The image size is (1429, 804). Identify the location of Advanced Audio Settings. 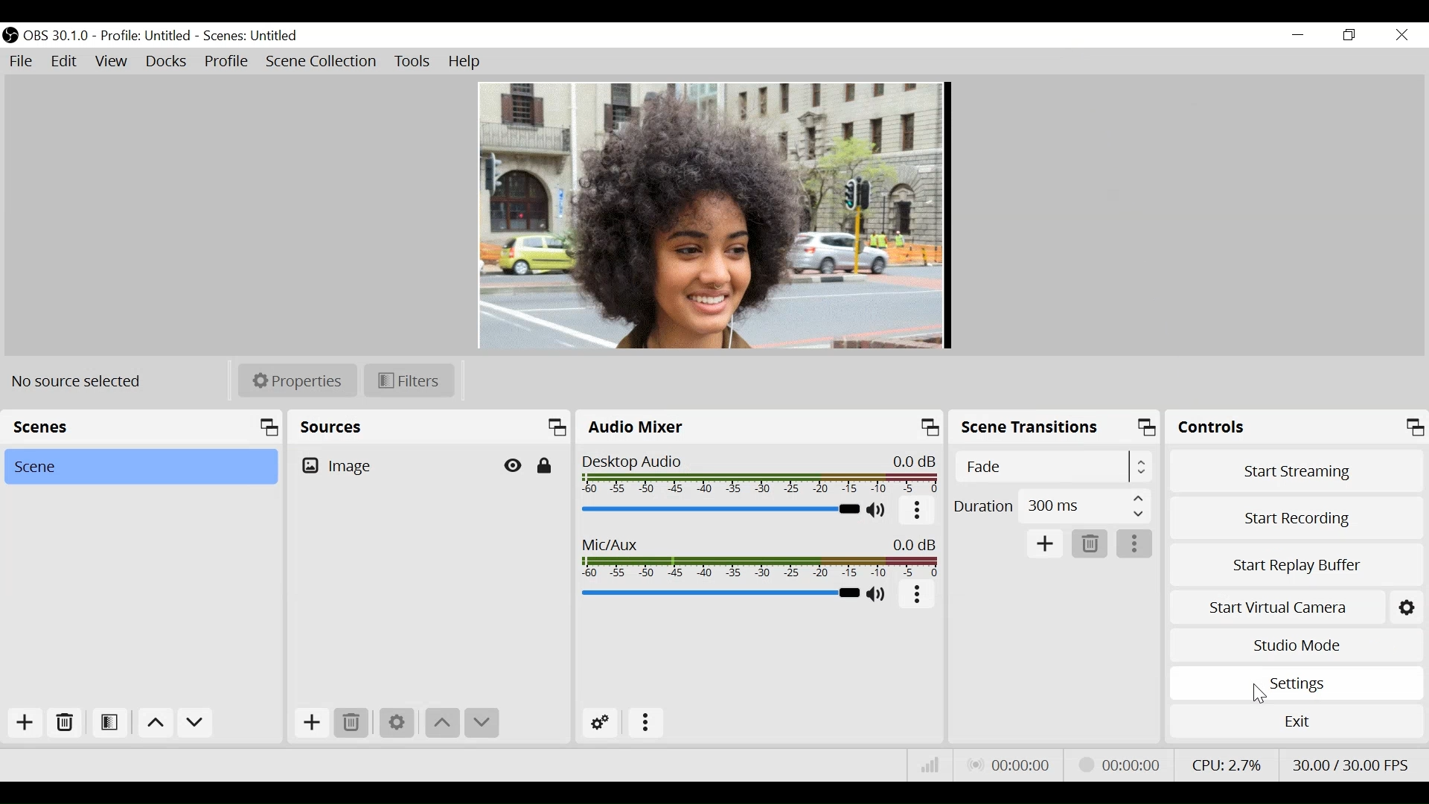
(599, 723).